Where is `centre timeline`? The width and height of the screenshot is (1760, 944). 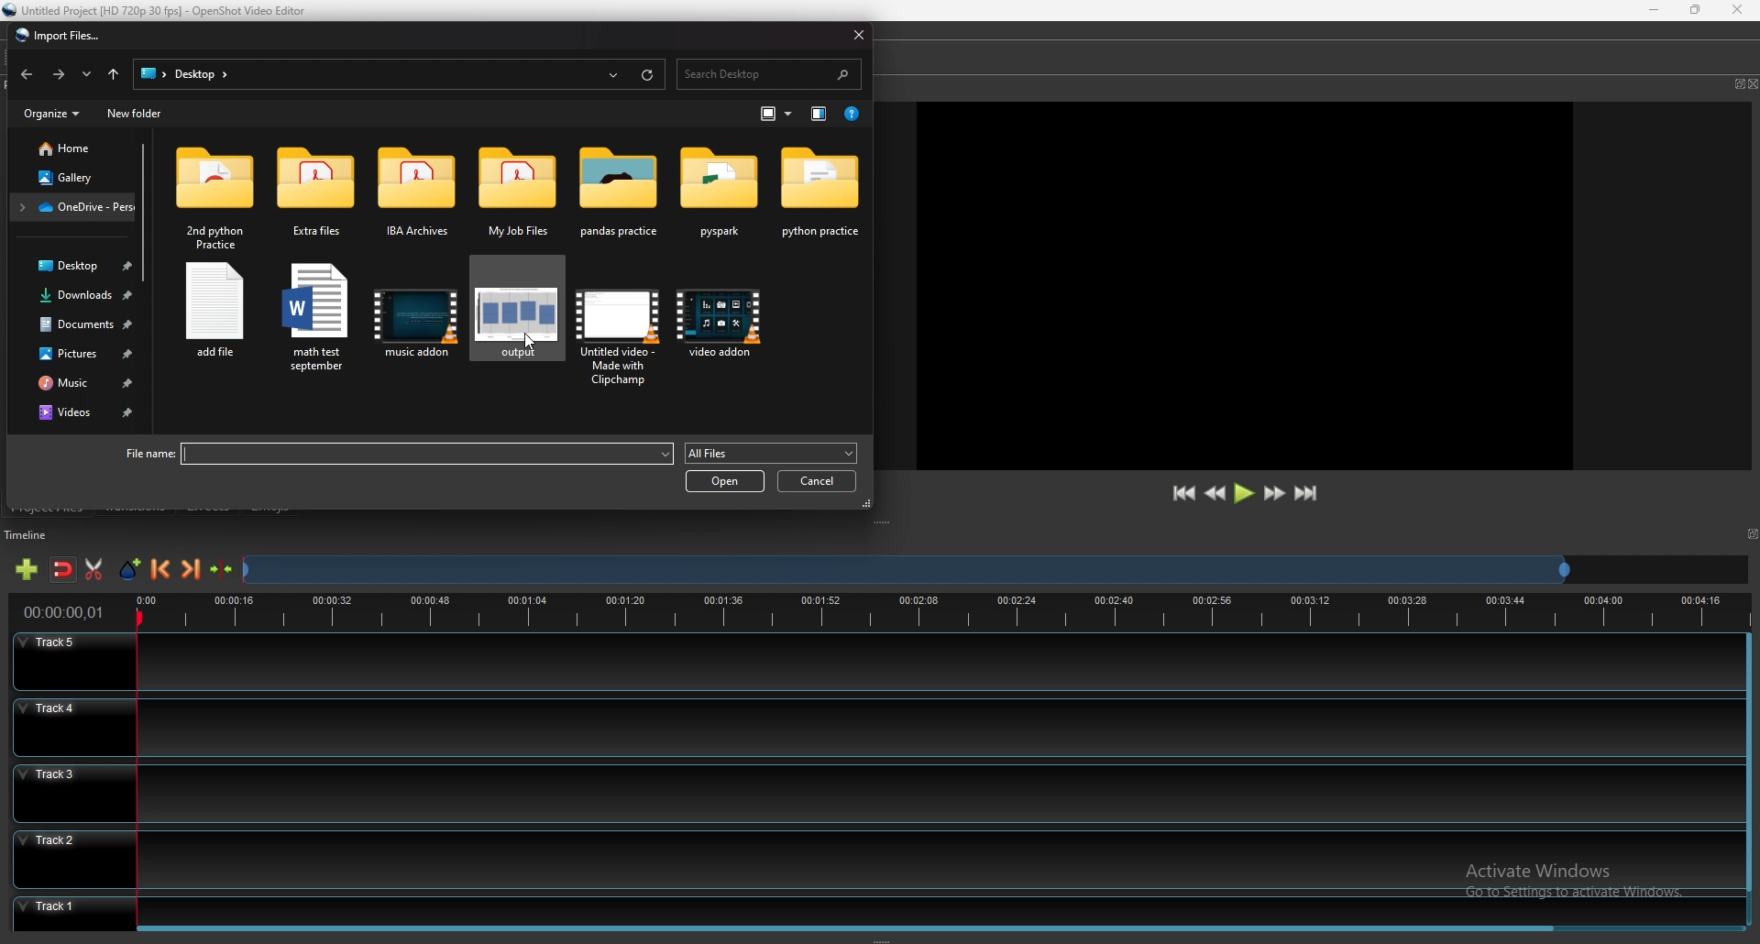
centre timeline is located at coordinates (223, 569).